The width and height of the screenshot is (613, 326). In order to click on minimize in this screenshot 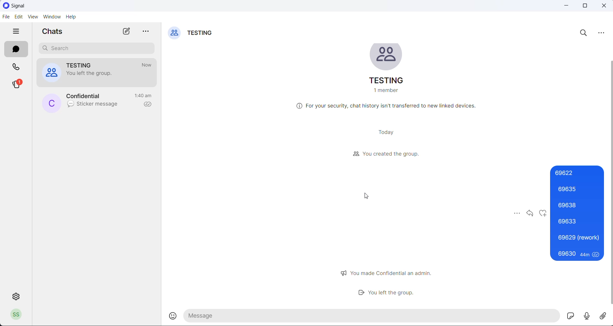, I will do `click(566, 6)`.